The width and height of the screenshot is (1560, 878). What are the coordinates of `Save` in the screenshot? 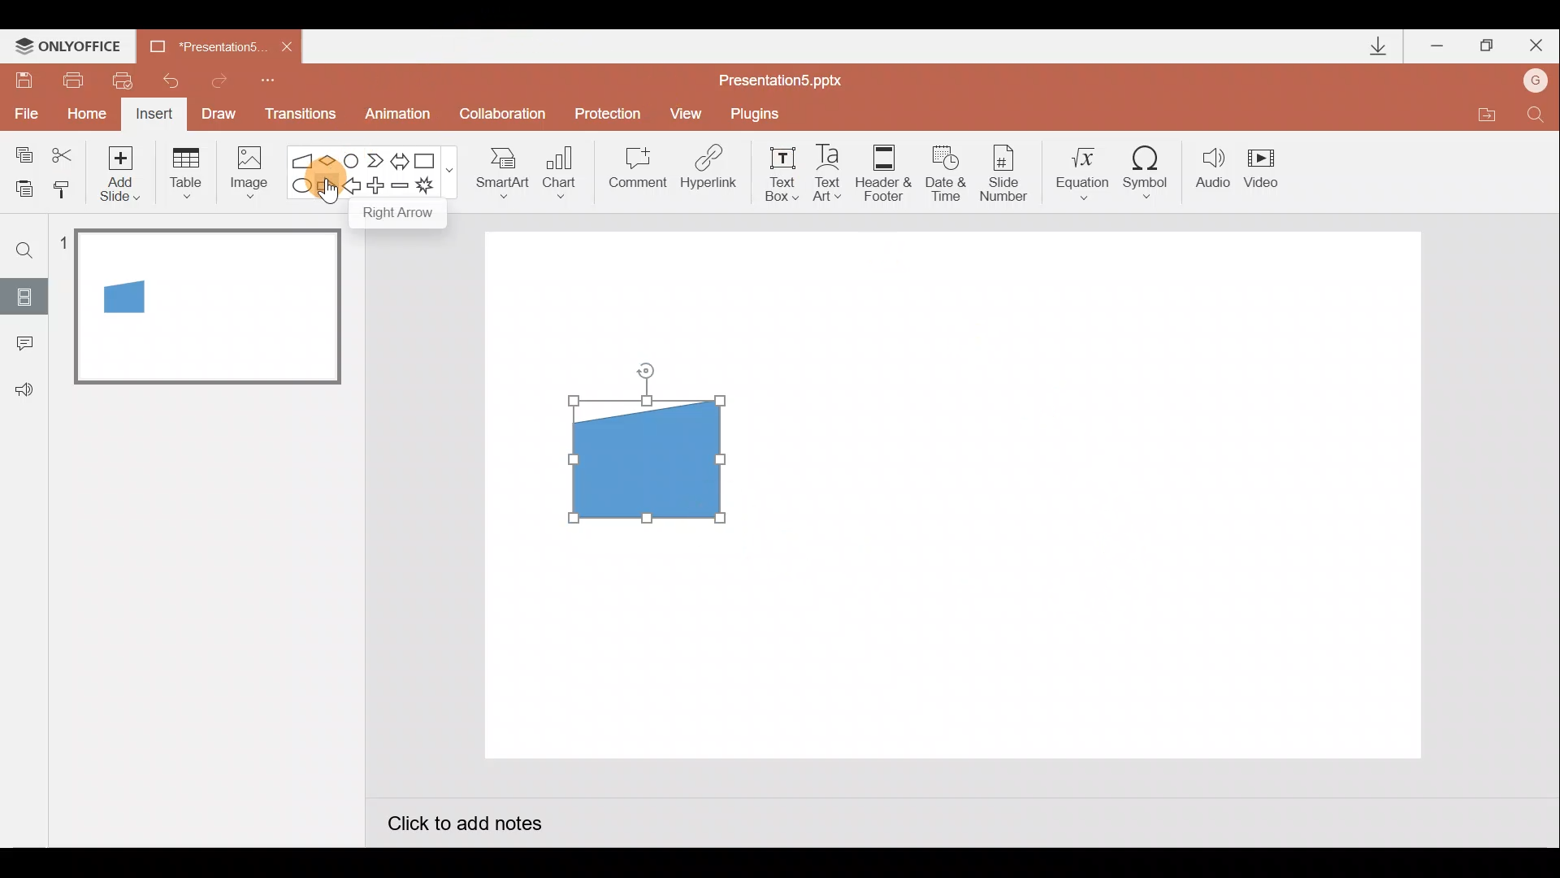 It's located at (23, 77).